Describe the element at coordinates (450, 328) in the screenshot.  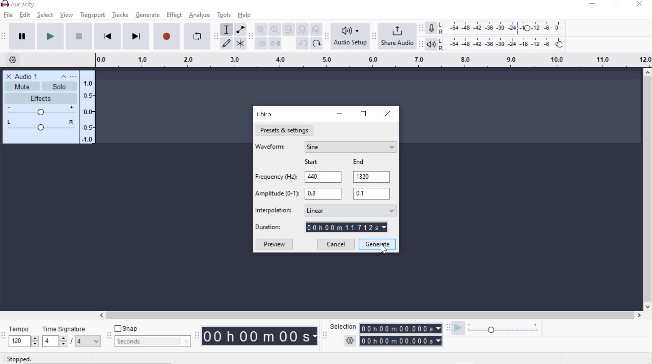
I see `Play-at-speed toolbar` at that location.